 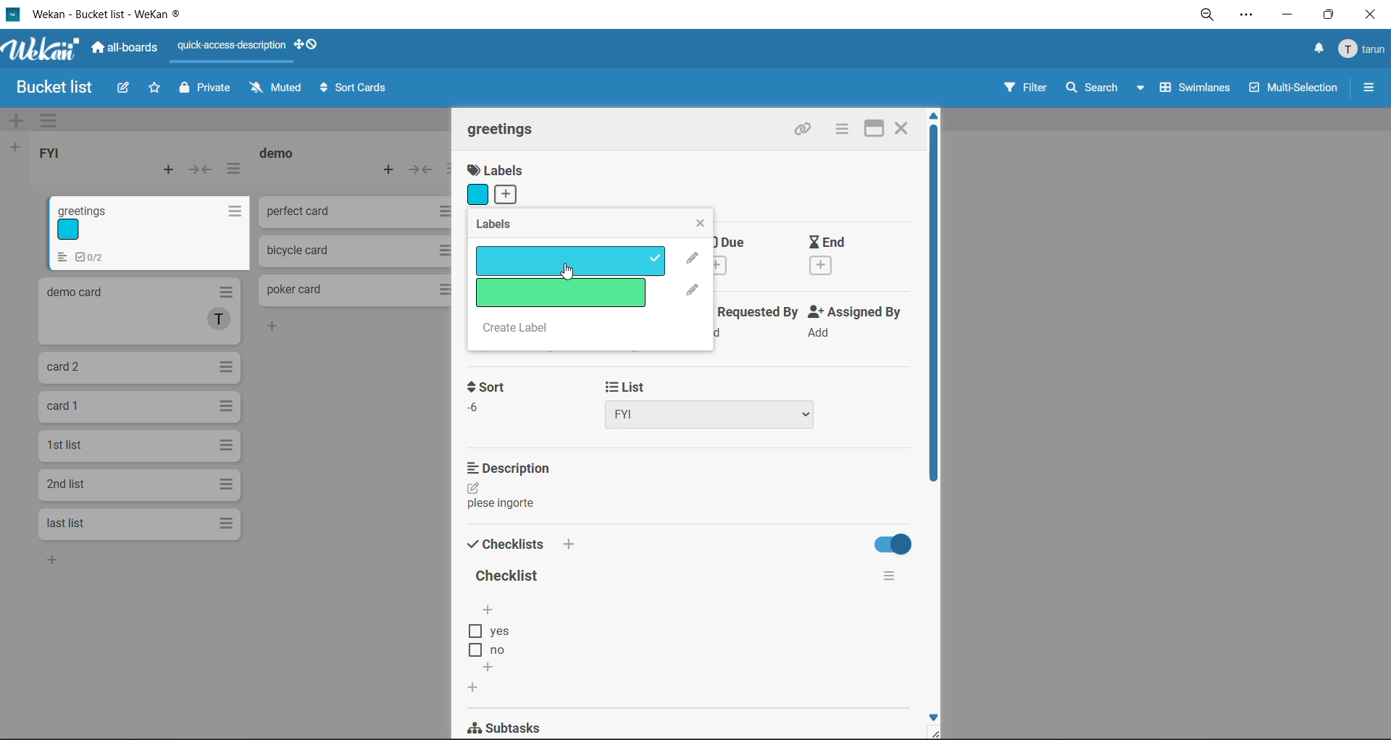 I want to click on card 7, so click(x=134, y=524).